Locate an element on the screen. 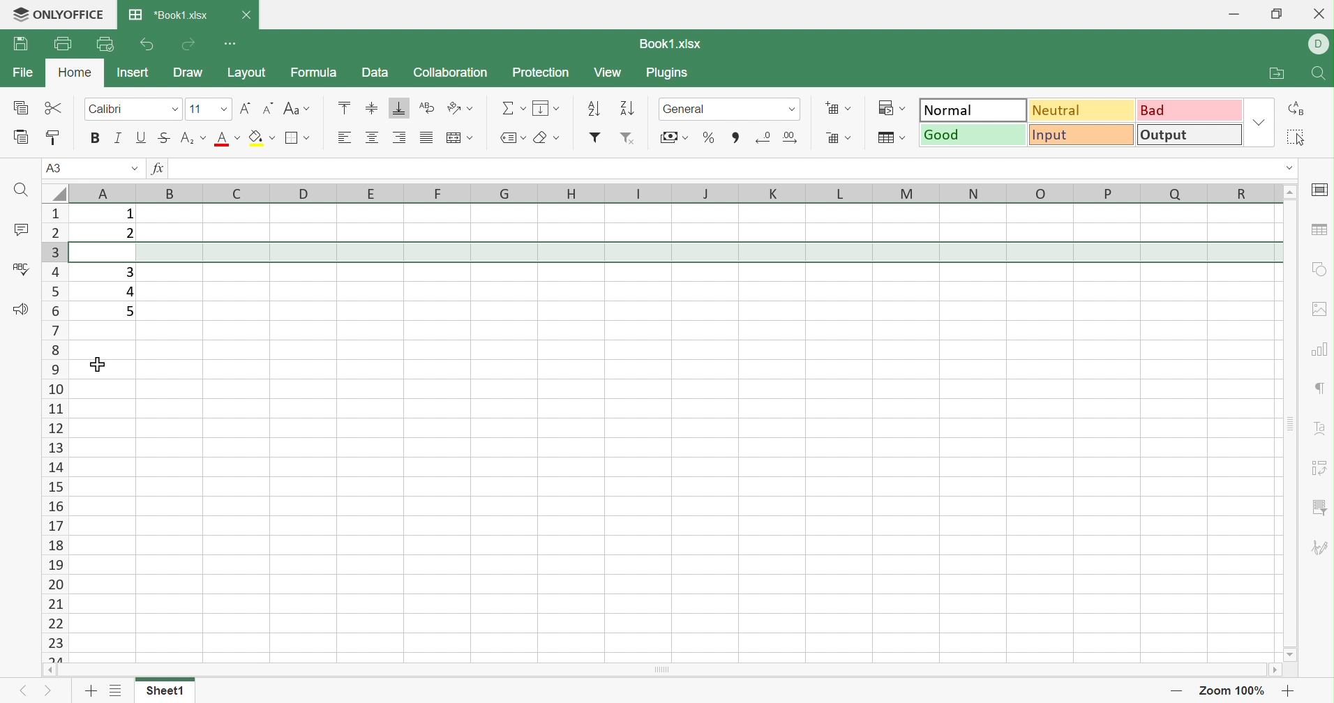 The height and width of the screenshot is (703, 1334). Zoom in is located at coordinates (1292, 691).